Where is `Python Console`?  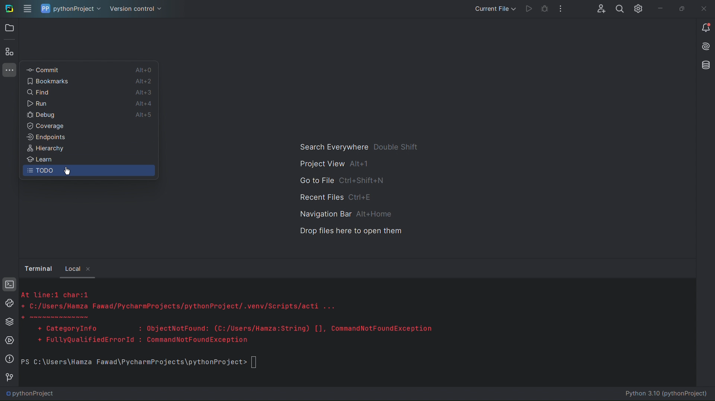
Python Console is located at coordinates (7, 303).